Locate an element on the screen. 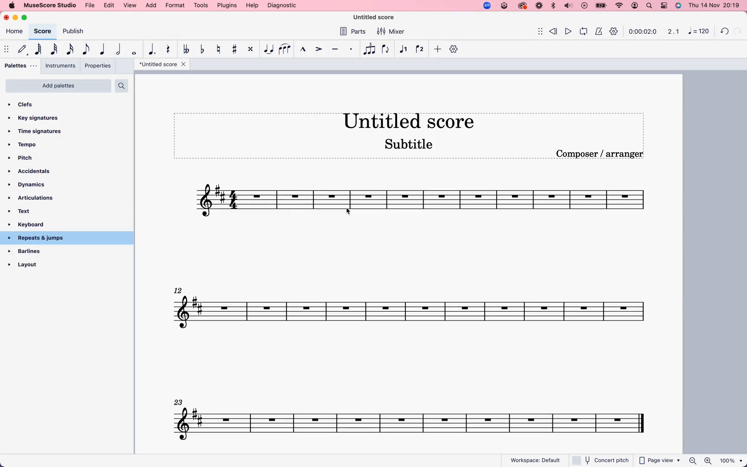 The height and width of the screenshot is (467, 747). wifi is located at coordinates (620, 6).